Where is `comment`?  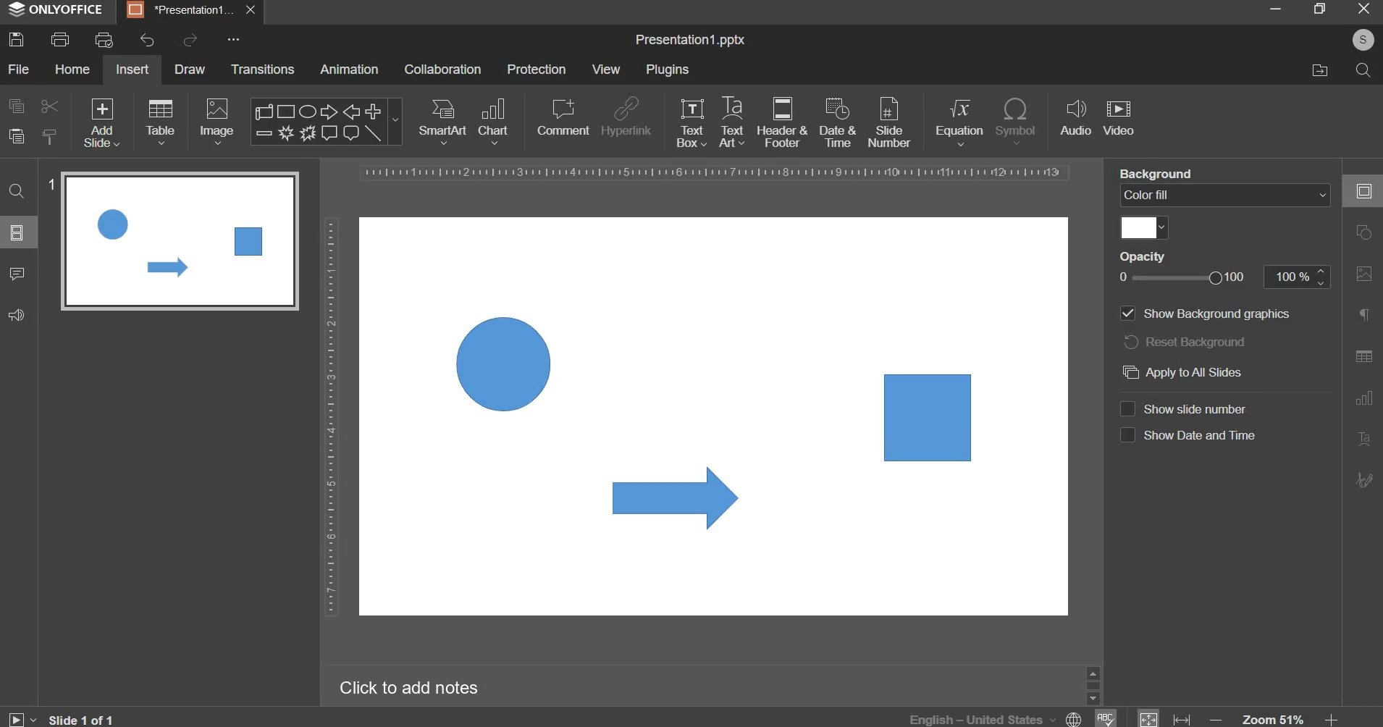
comment is located at coordinates (562, 117).